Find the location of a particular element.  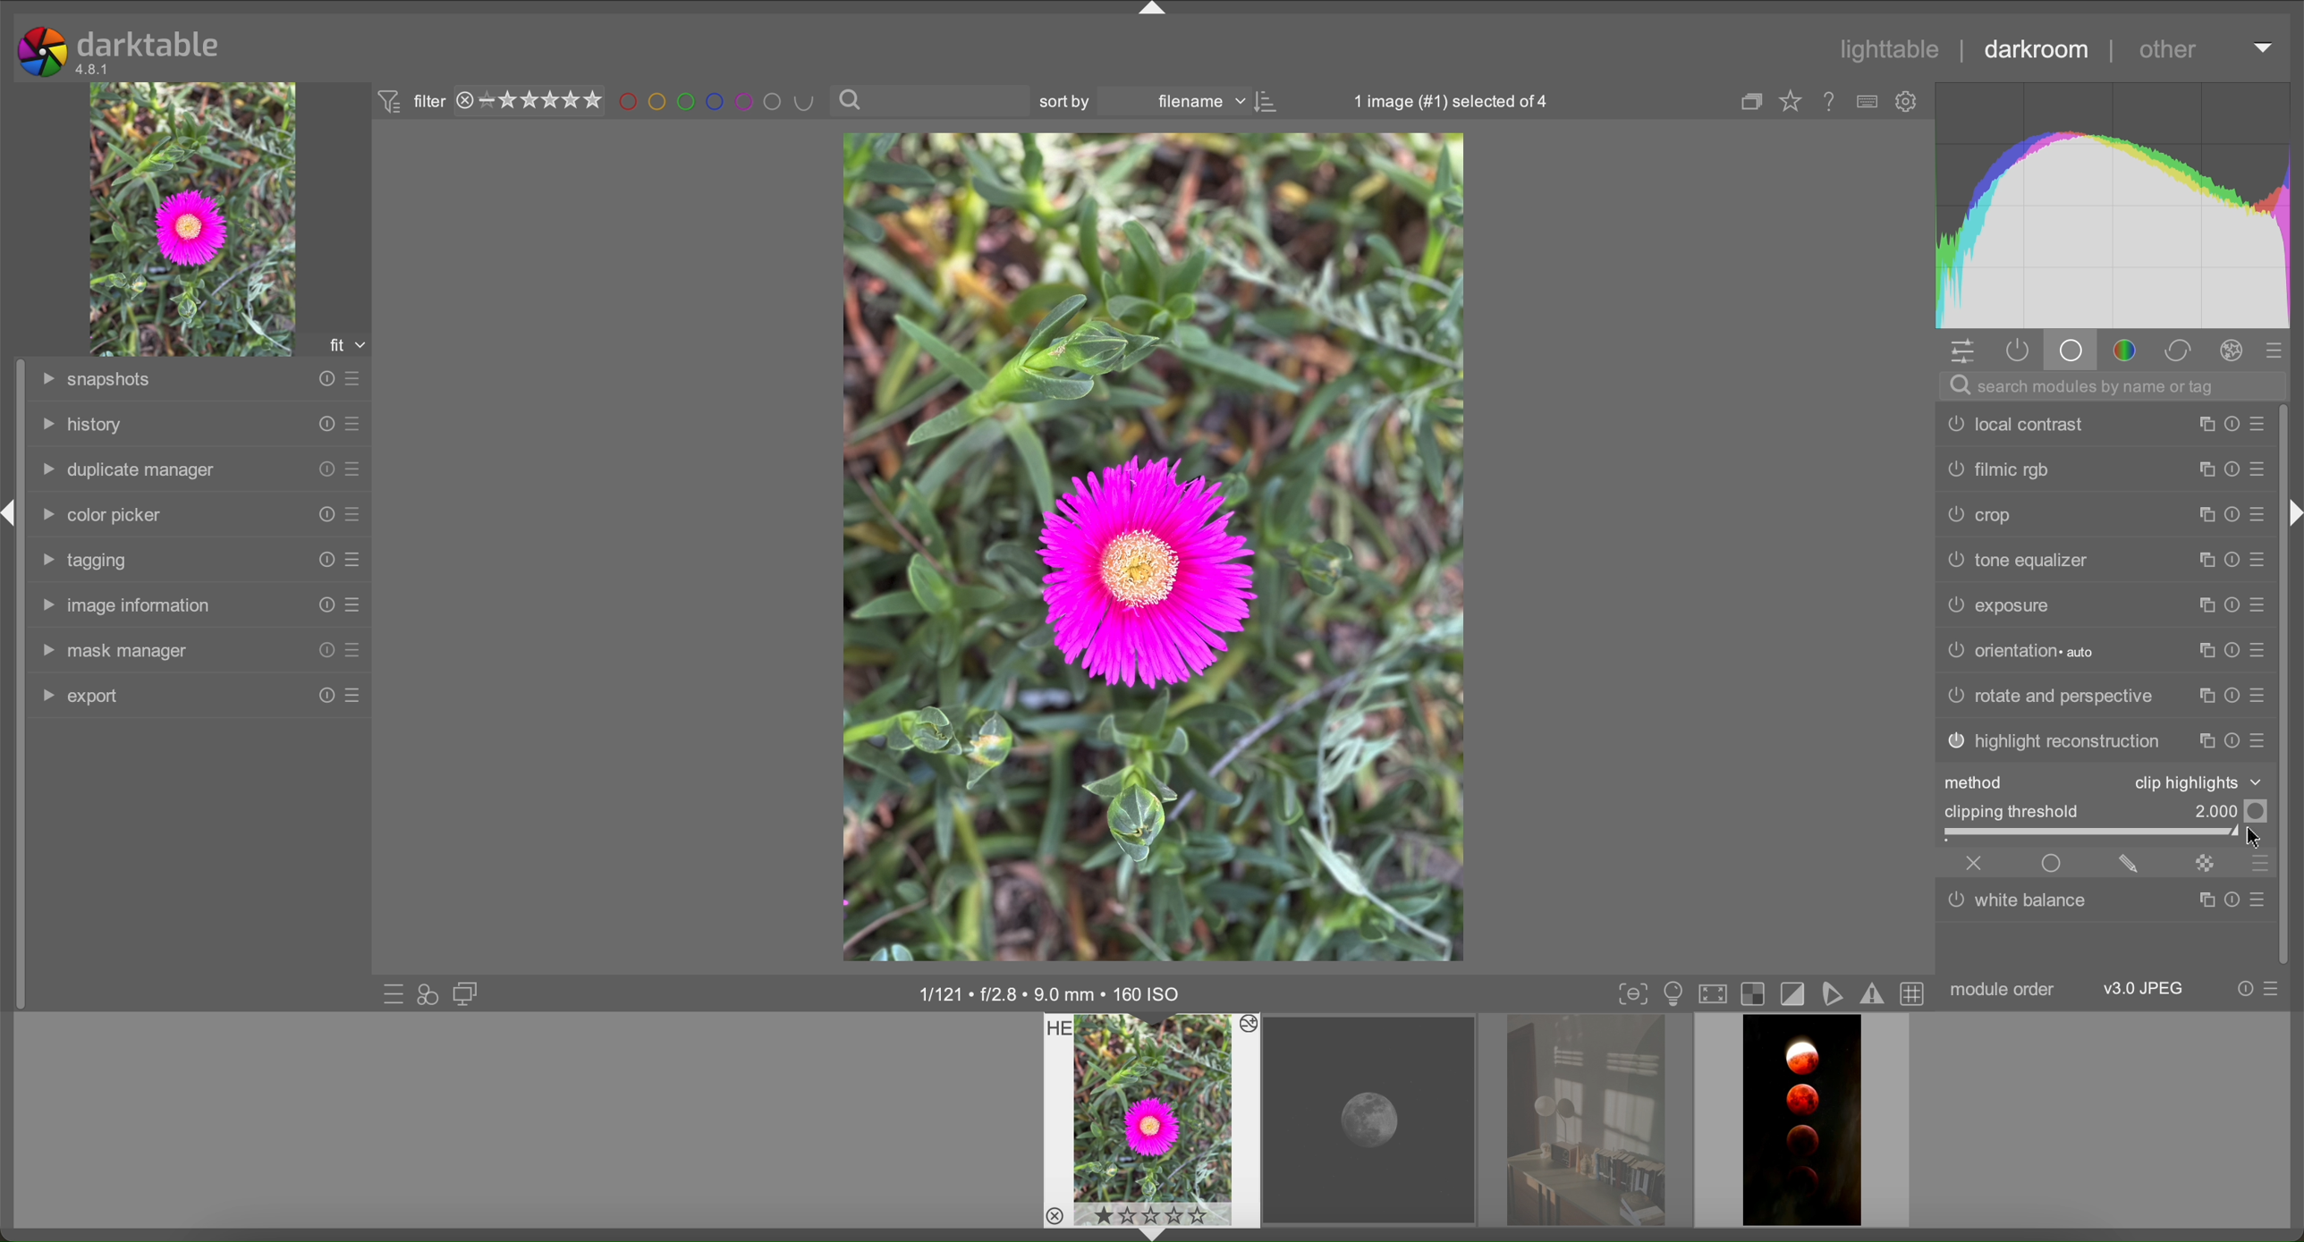

reset presets is located at coordinates (2228, 561).